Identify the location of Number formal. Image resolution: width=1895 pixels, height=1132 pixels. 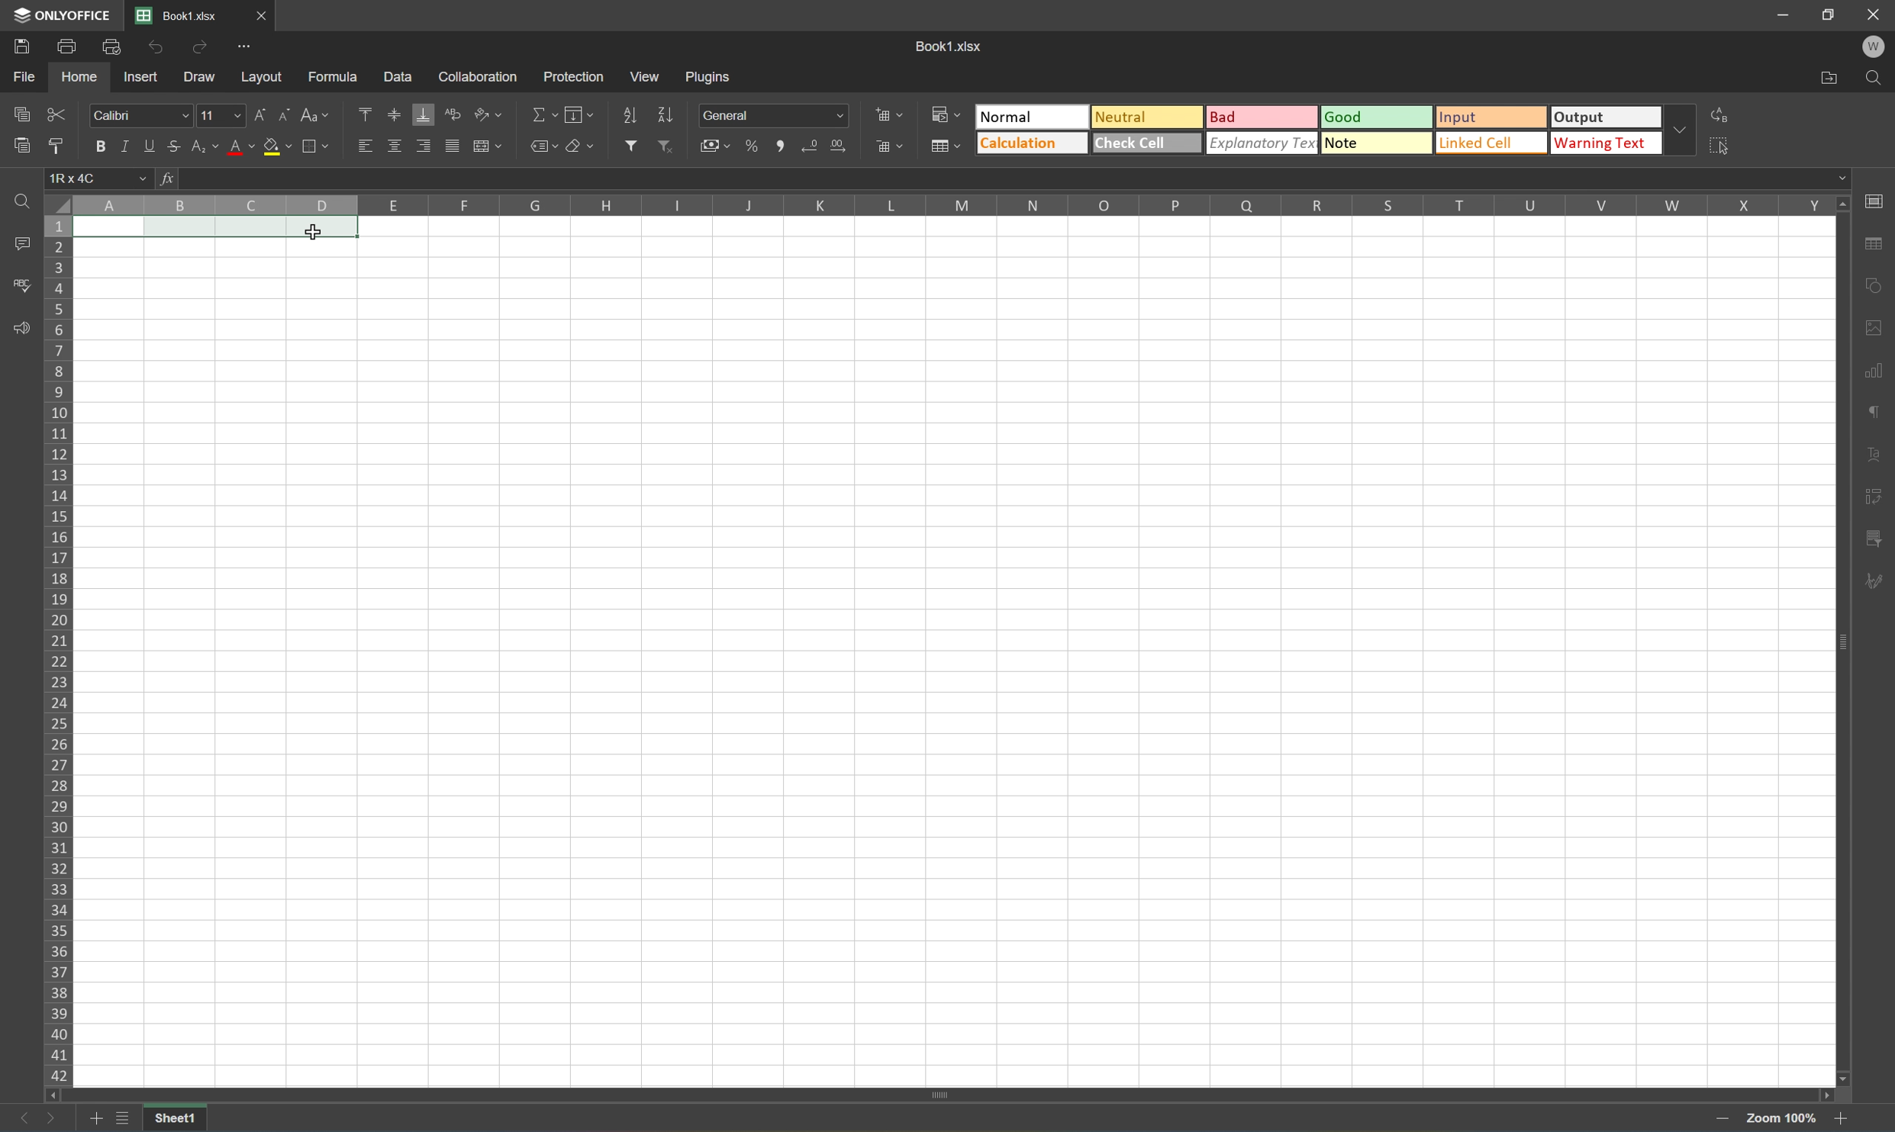
(773, 115).